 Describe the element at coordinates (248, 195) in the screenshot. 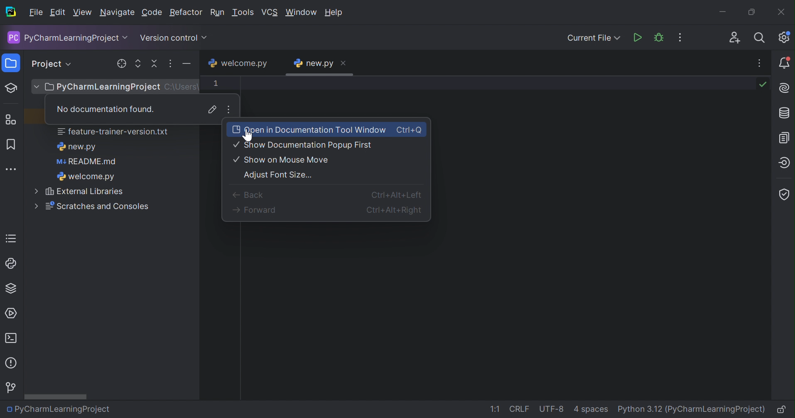

I see `Back` at that location.